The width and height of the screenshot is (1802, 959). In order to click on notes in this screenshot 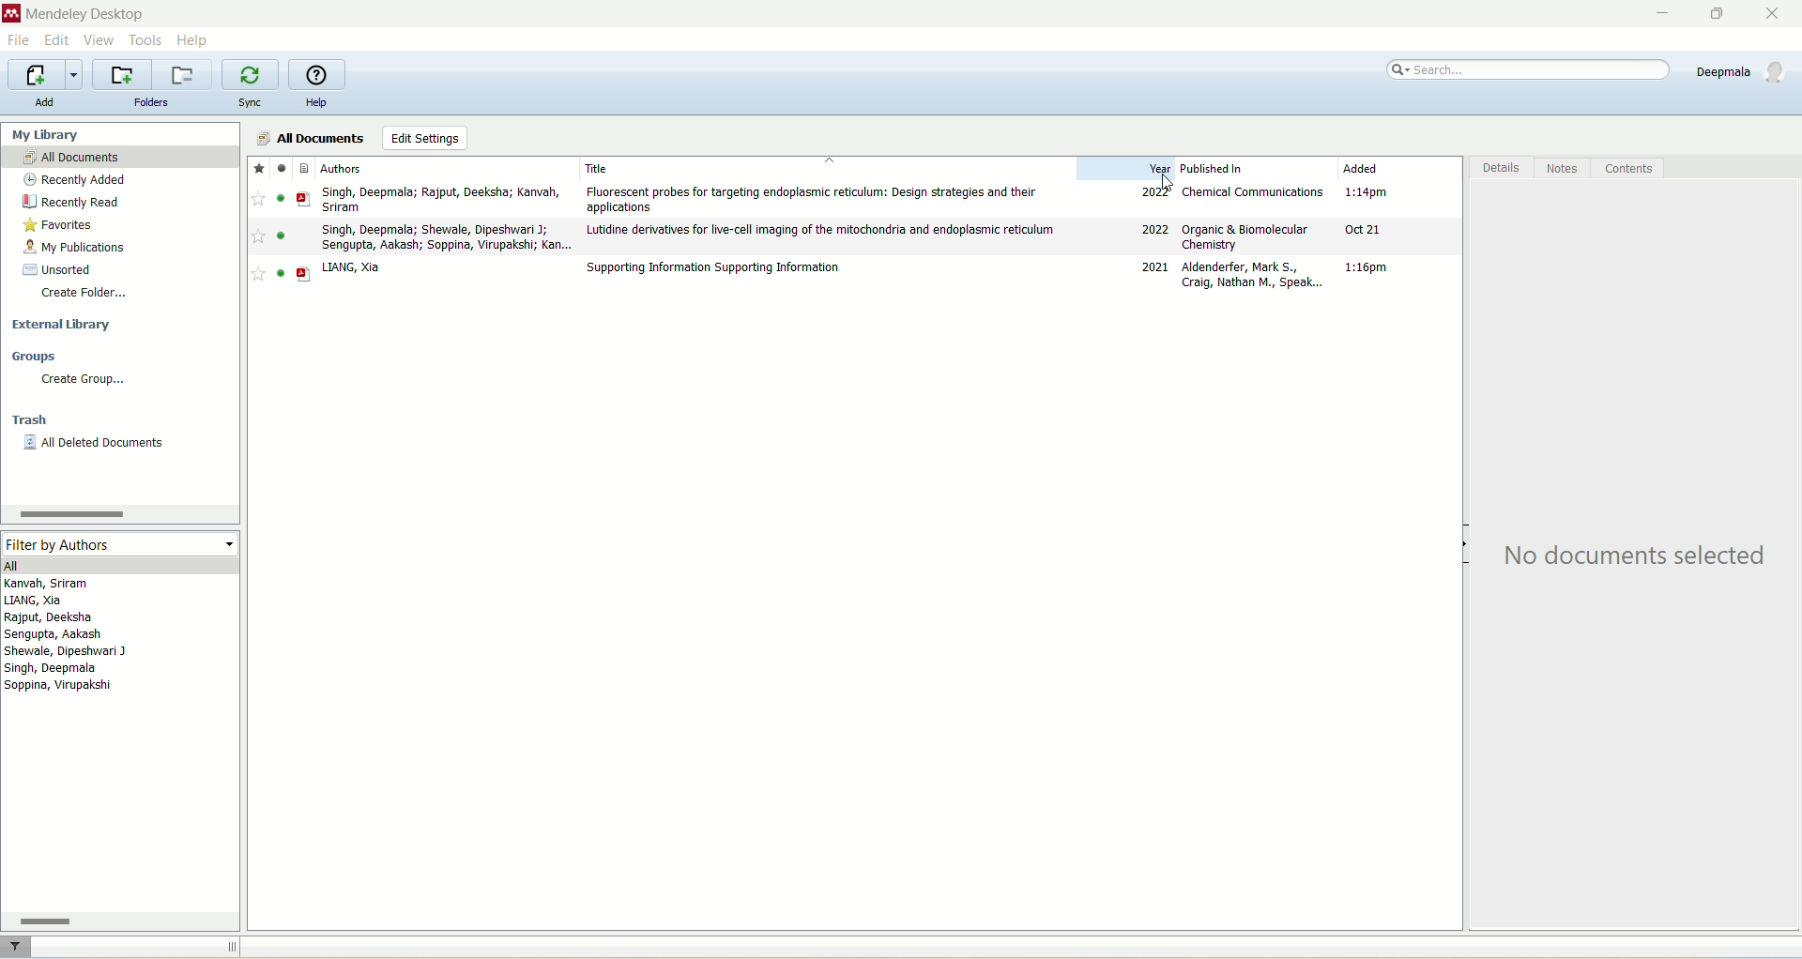, I will do `click(1568, 171)`.